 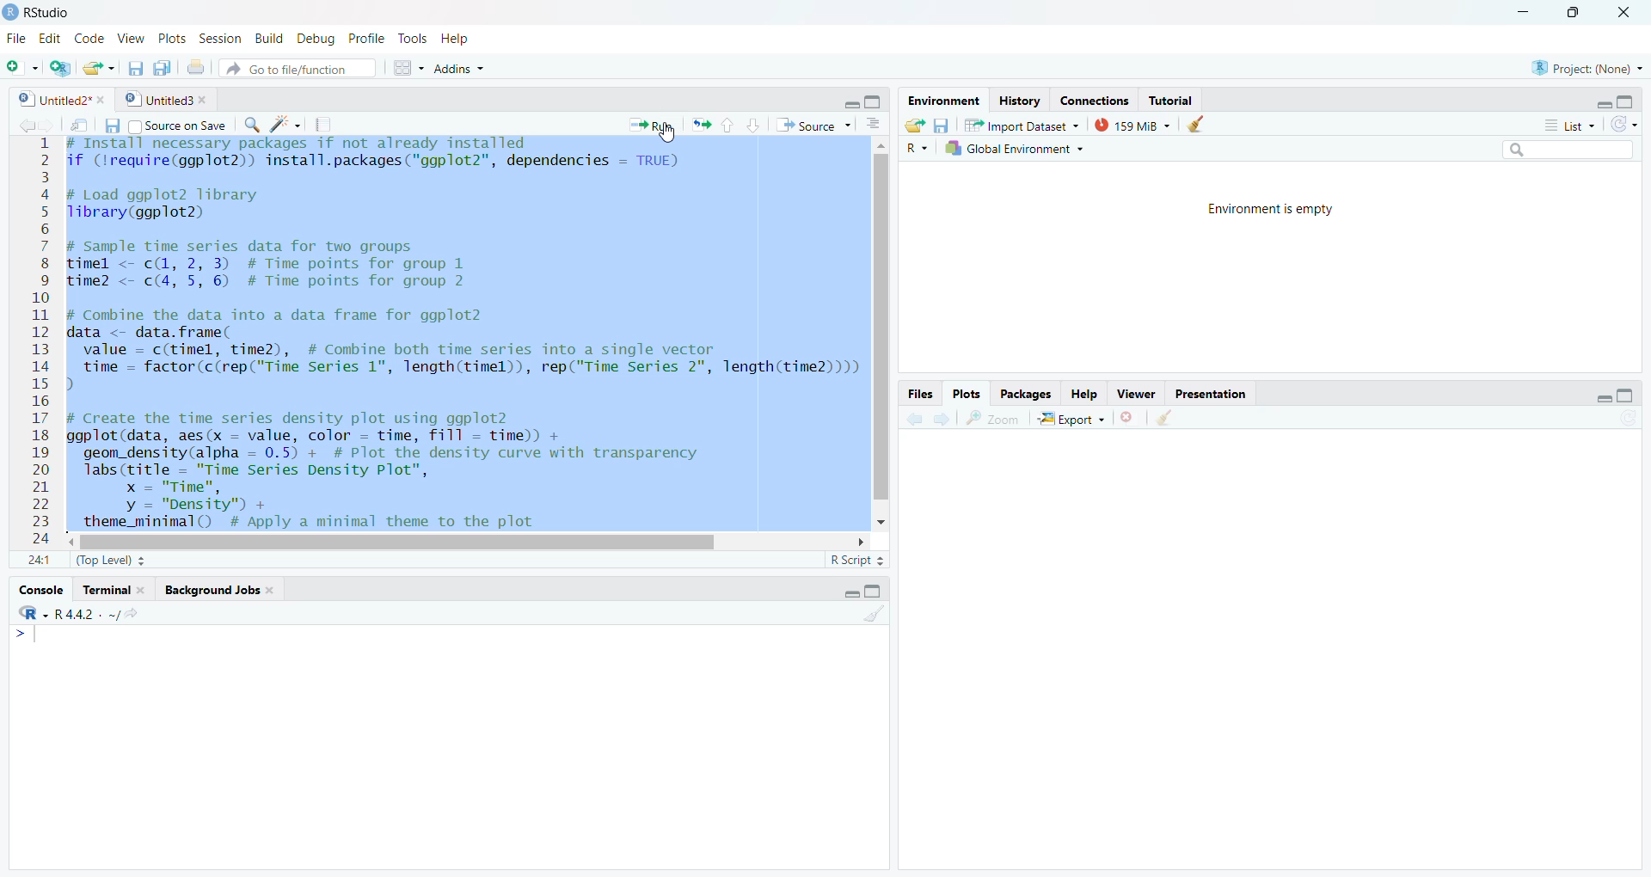 What do you see at coordinates (1569, 126) in the screenshot?
I see `List ` at bounding box center [1569, 126].